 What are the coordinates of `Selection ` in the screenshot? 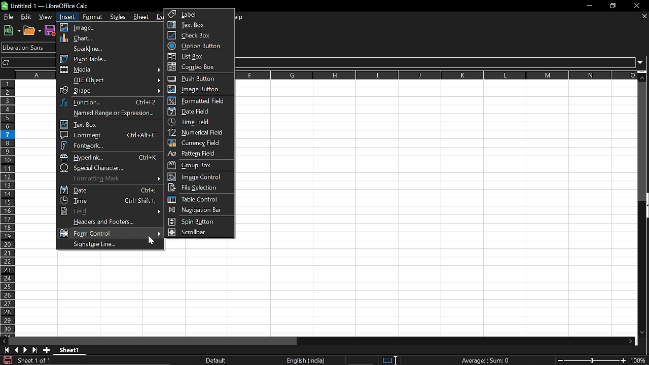 It's located at (386, 360).